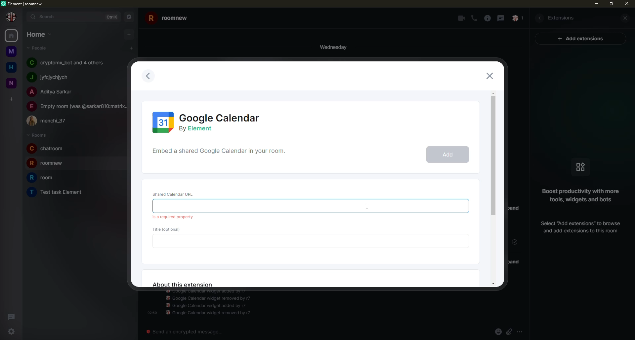 The height and width of the screenshot is (340, 635). What do you see at coordinates (50, 120) in the screenshot?
I see `people` at bounding box center [50, 120].